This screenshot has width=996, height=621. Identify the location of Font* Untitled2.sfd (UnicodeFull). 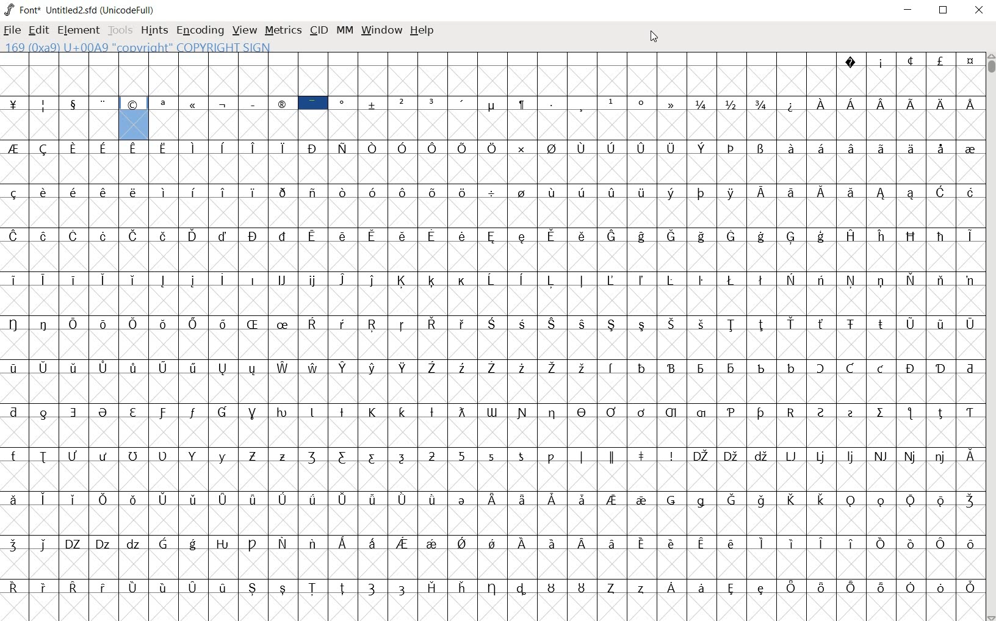
(81, 10).